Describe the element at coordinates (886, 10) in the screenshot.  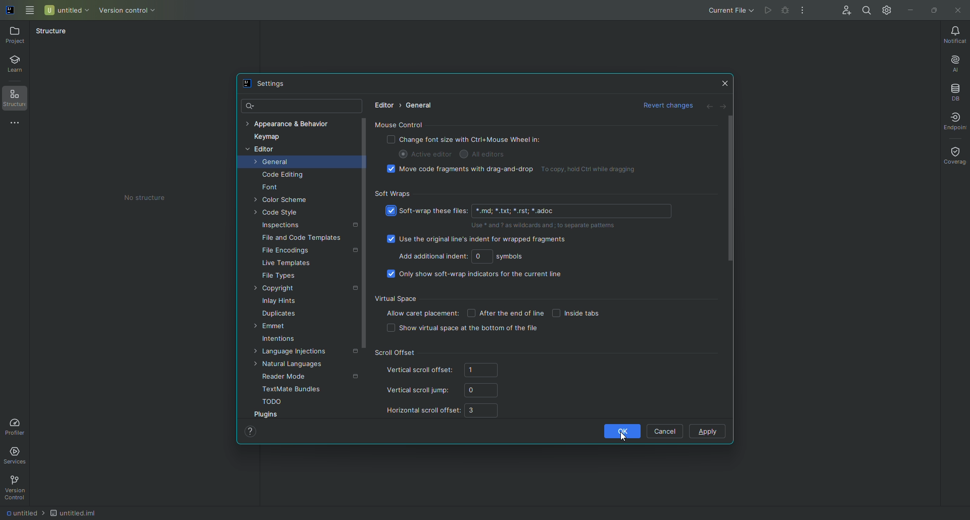
I see `Updates and Settings` at that location.